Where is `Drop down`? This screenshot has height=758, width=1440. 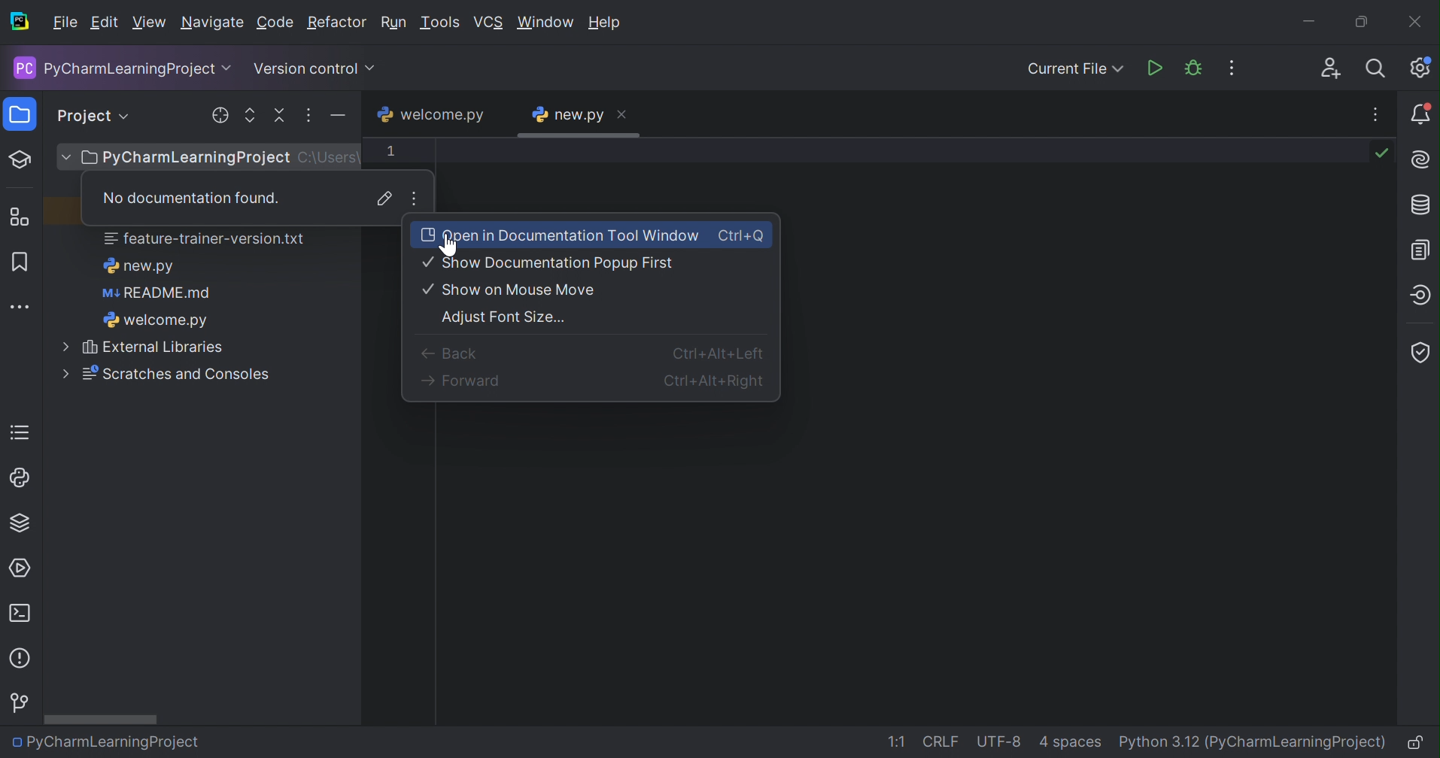
Drop down is located at coordinates (229, 68).